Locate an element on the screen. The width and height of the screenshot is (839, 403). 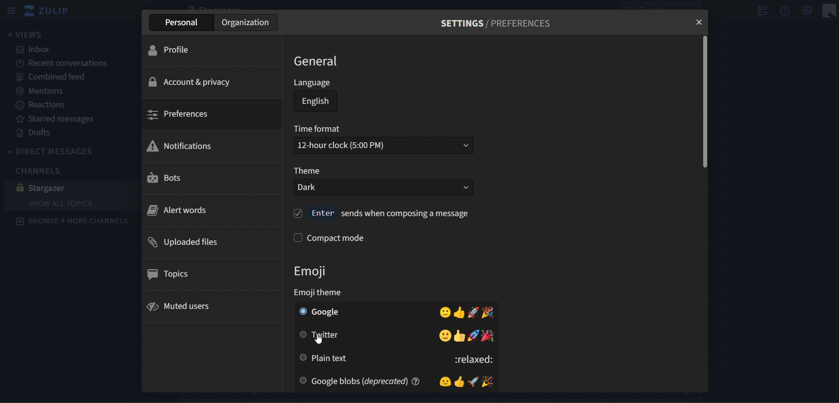
enter sends when composing a message is located at coordinates (383, 213).